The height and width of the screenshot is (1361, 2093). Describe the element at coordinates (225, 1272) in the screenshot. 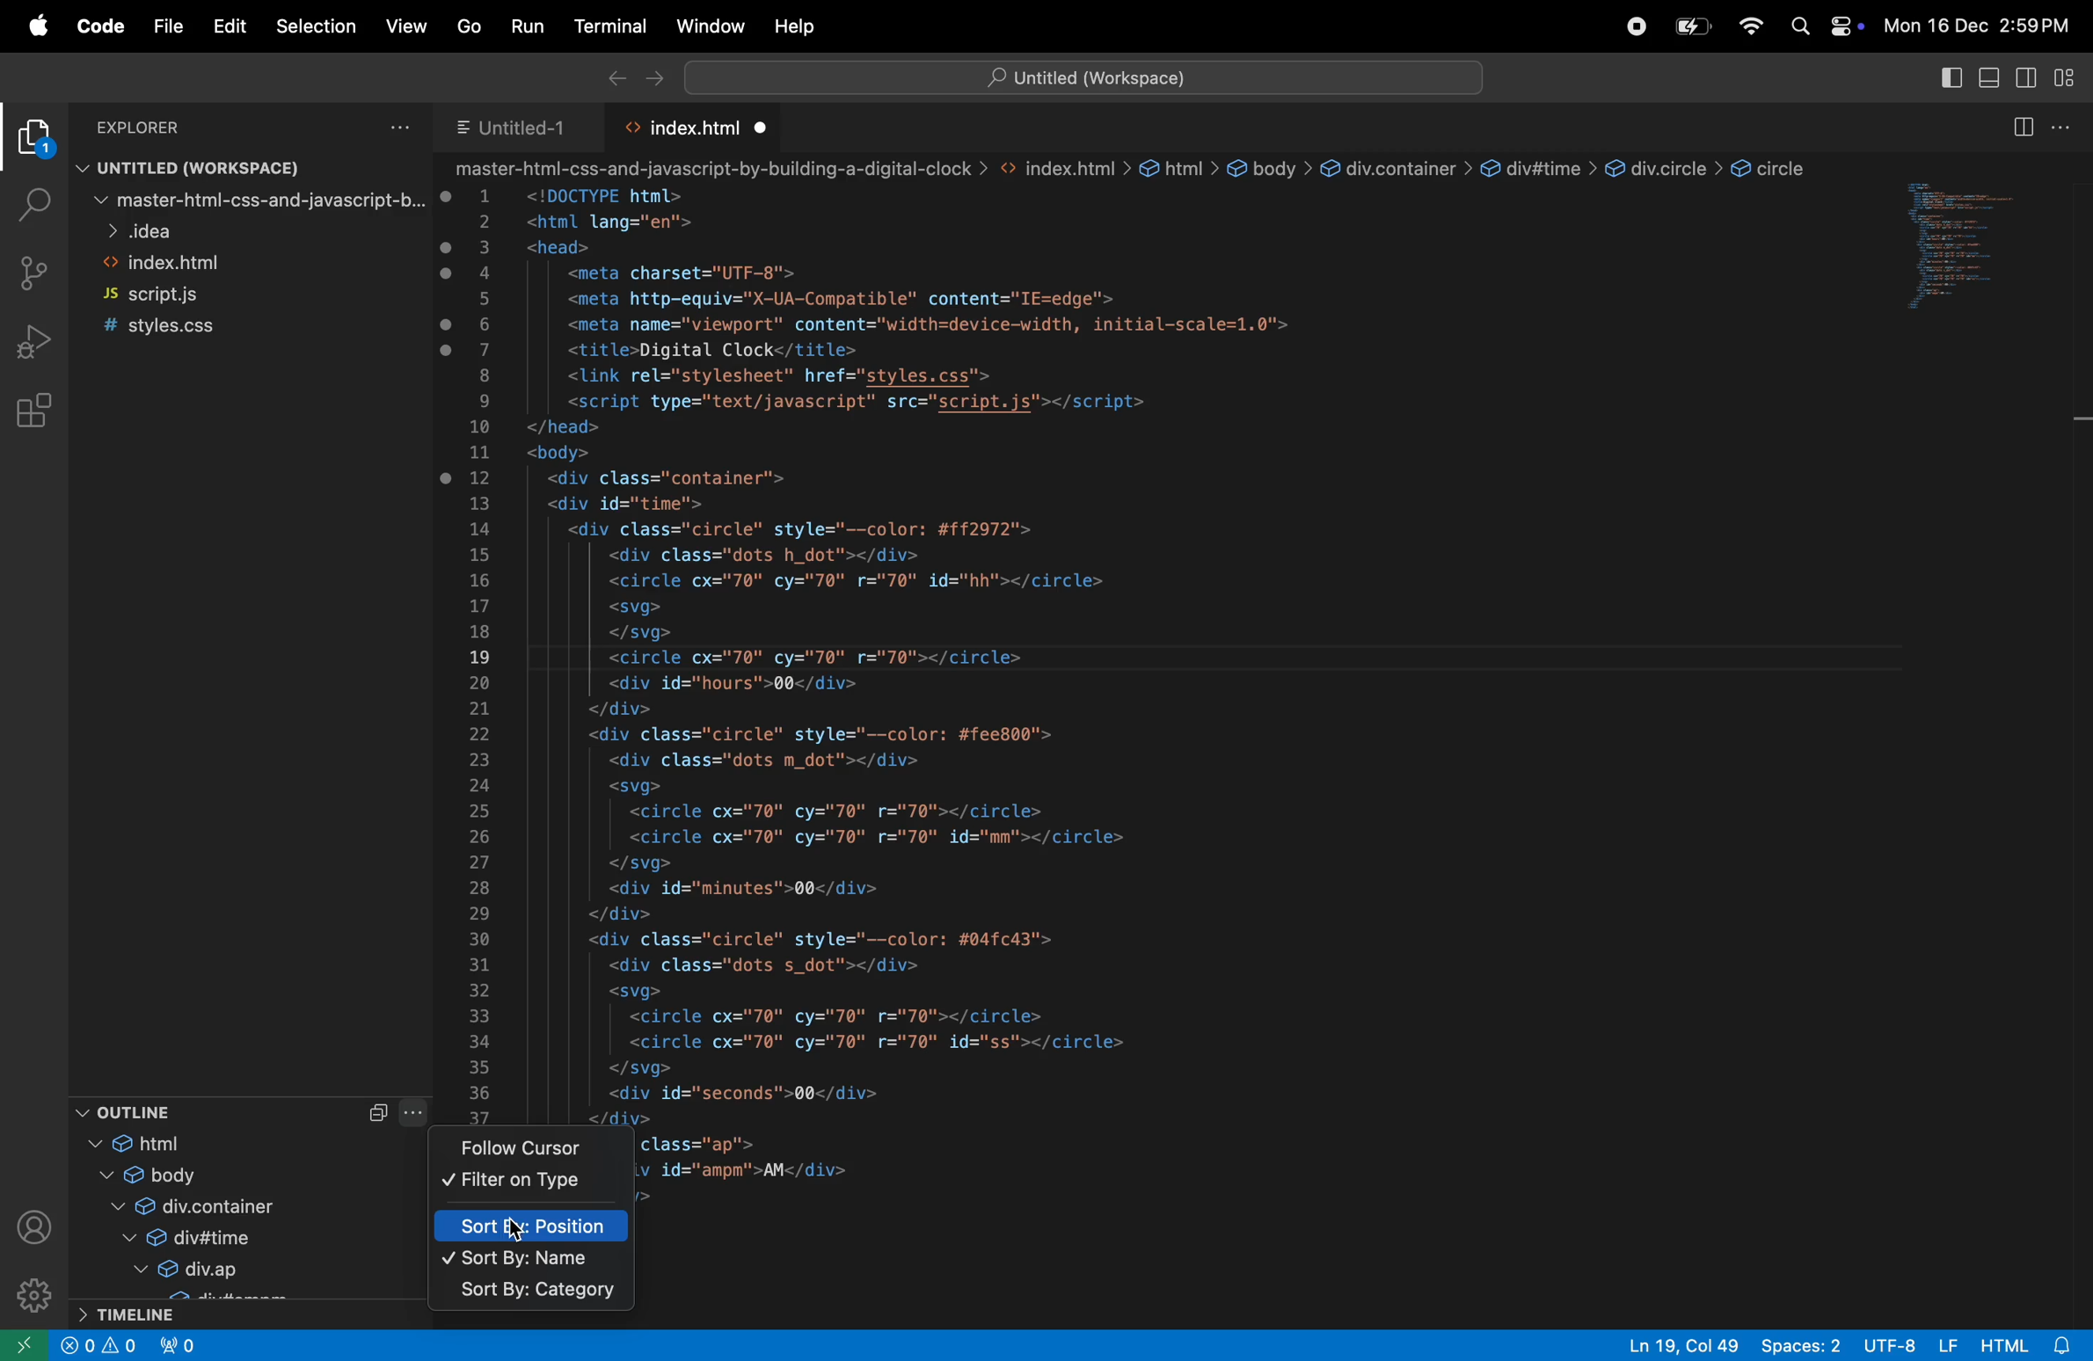

I see `div up` at that location.